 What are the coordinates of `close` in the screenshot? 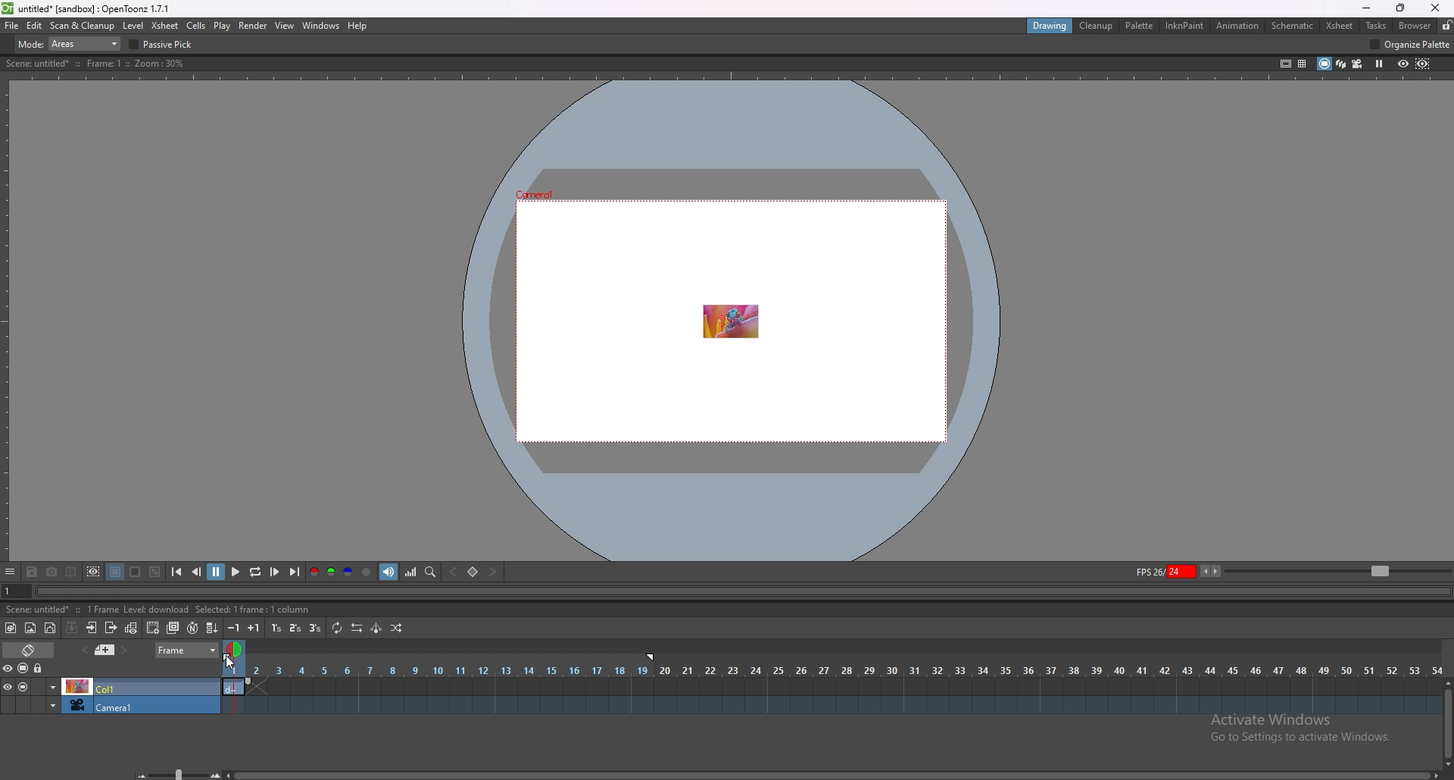 It's located at (1436, 8).